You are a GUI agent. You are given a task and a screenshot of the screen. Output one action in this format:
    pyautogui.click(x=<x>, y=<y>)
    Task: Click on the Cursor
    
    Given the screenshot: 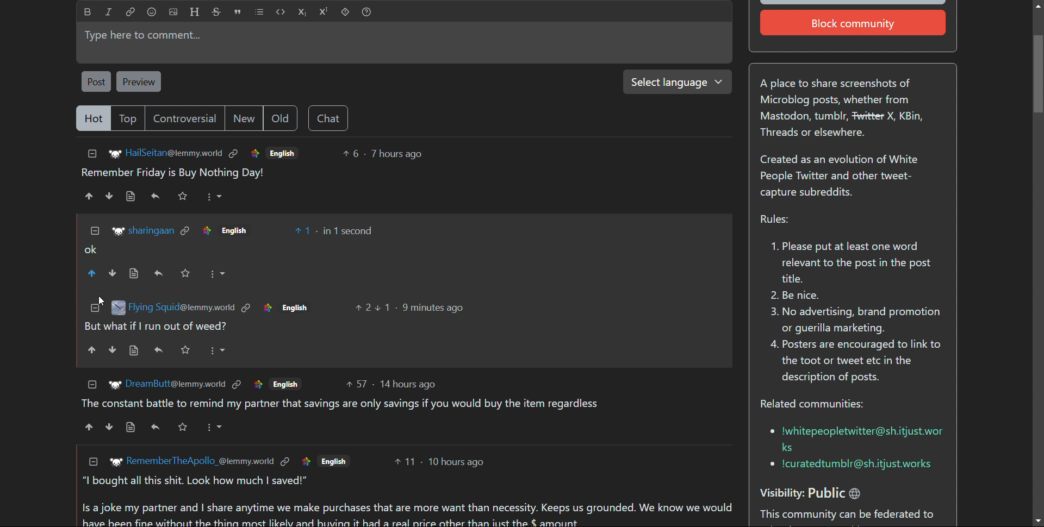 What is the action you would take?
    pyautogui.click(x=96, y=300)
    